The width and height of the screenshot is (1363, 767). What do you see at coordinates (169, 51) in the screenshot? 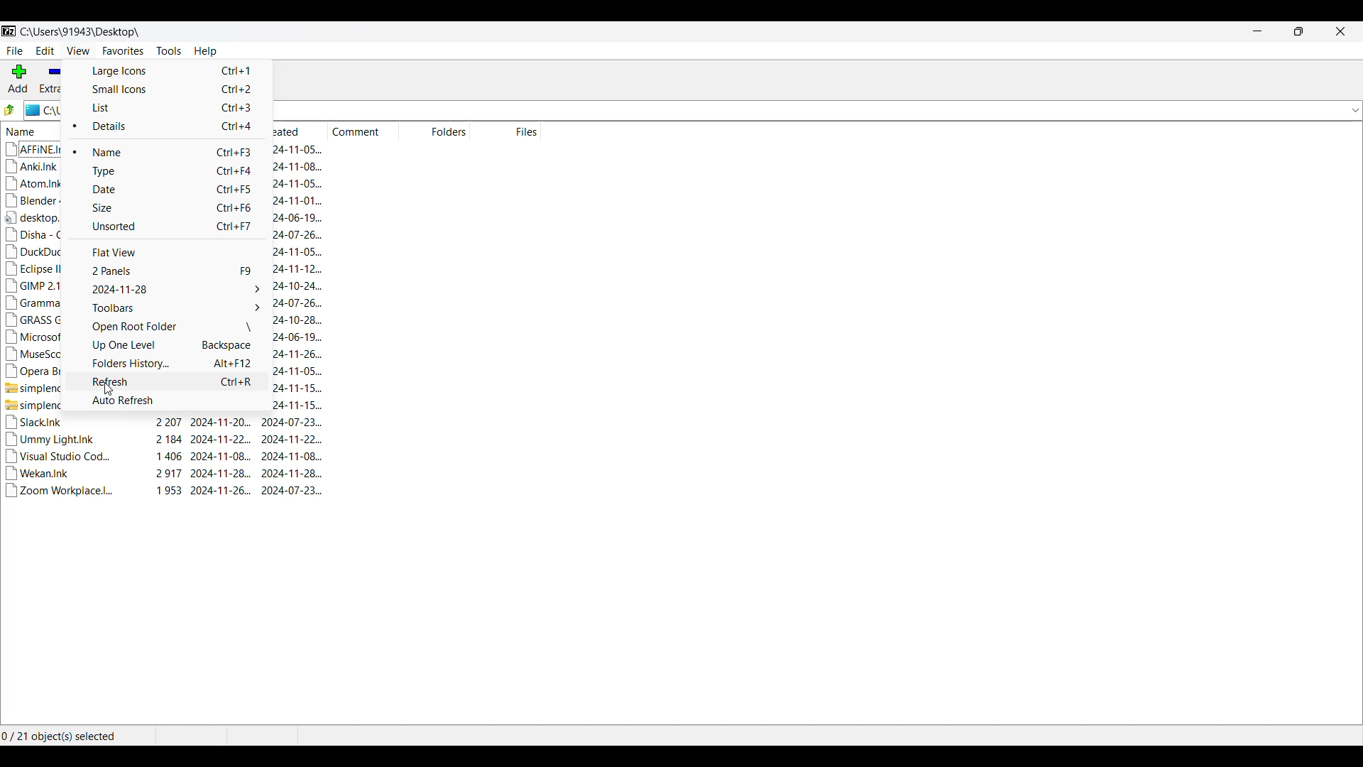
I see `Tools` at bounding box center [169, 51].